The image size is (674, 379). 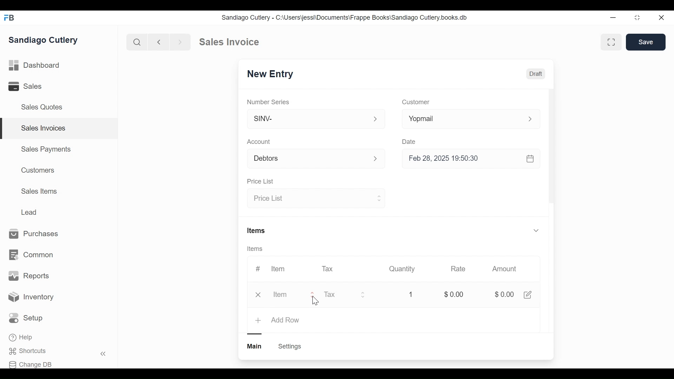 I want to click on Amount, so click(x=504, y=269).